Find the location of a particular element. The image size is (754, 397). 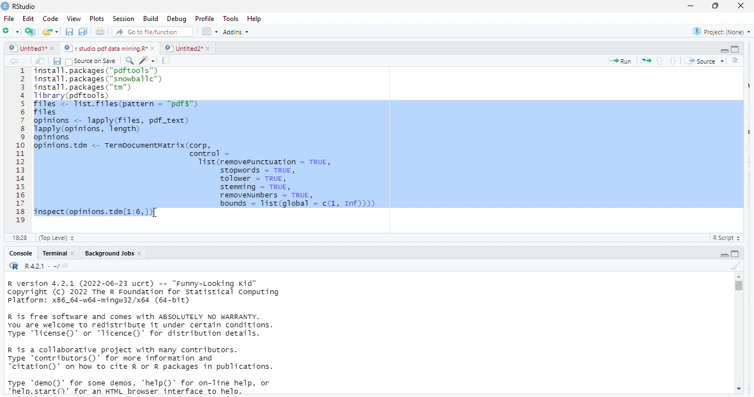

top level is located at coordinates (60, 238).